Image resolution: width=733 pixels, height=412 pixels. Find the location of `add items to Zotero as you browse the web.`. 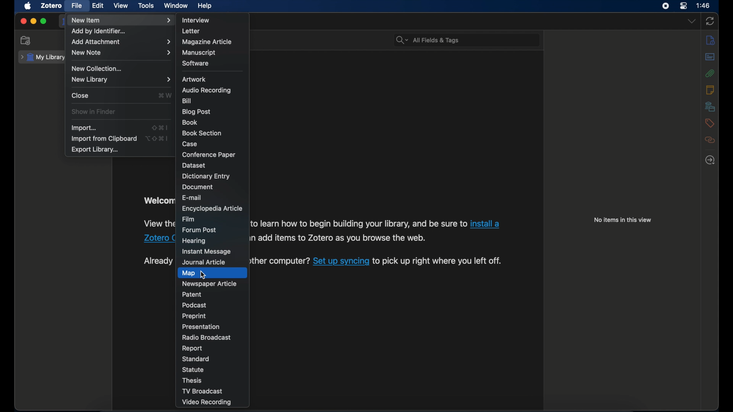

add items to Zotero as you browse the web. is located at coordinates (344, 238).